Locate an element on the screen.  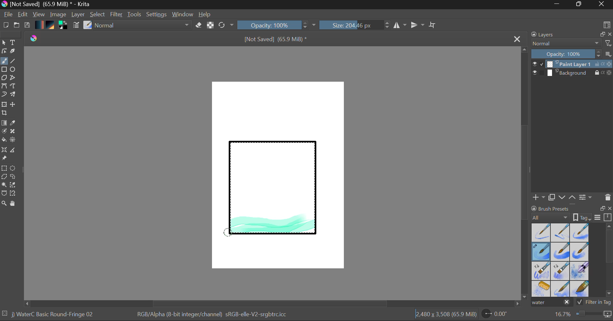
Enclose and Fill is located at coordinates (14, 140).